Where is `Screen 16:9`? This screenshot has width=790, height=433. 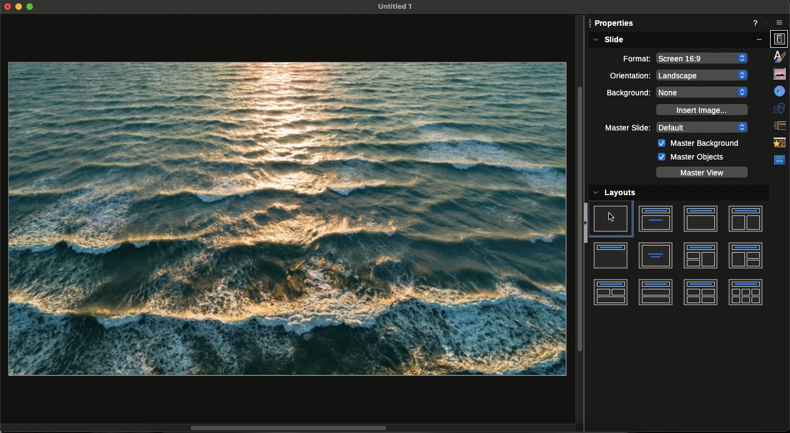
Screen 16:9 is located at coordinates (702, 59).